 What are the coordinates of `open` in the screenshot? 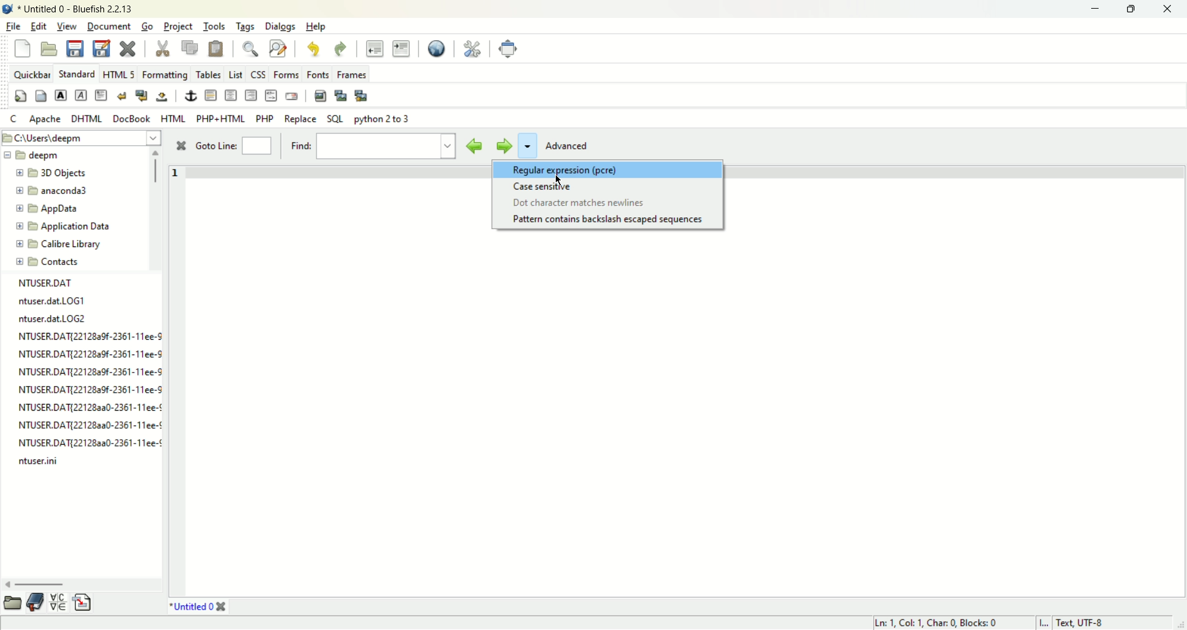 It's located at (49, 49).